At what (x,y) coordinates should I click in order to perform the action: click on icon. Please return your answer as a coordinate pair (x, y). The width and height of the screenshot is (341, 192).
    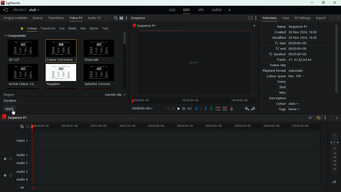
    Looking at the image, I should click on (4, 117).